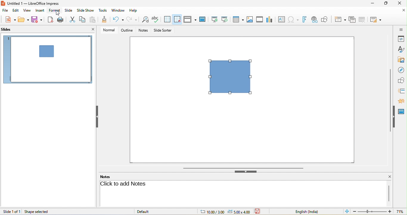 This screenshot has height=215, width=407. What do you see at coordinates (400, 59) in the screenshot?
I see `gallery` at bounding box center [400, 59].